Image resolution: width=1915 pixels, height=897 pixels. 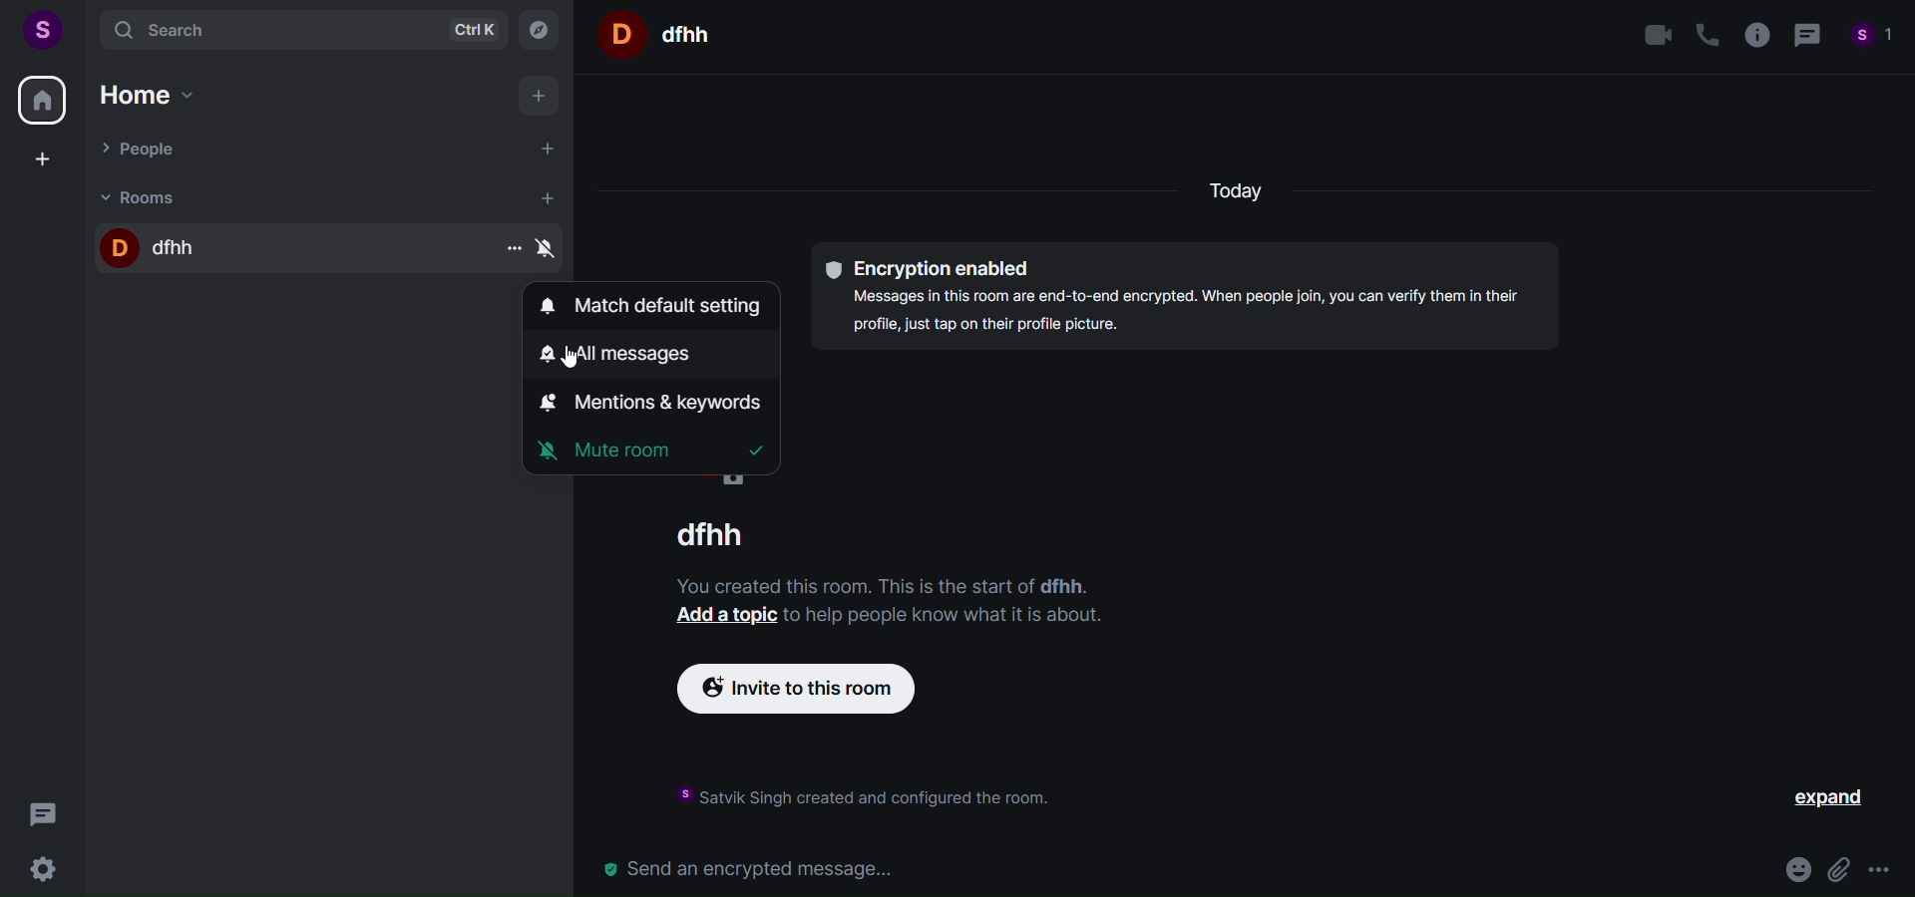 I want to click on Encryption enabled Messages in this room are end-to-end encrypted. When people join, you can verify them in theirprofile, just tap on their profile picture., so click(x=1183, y=296).